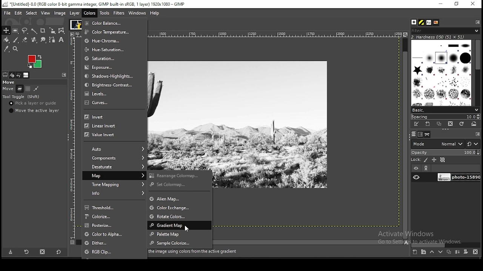 The height and width of the screenshot is (271, 483). I want to click on patterns, so click(422, 22).